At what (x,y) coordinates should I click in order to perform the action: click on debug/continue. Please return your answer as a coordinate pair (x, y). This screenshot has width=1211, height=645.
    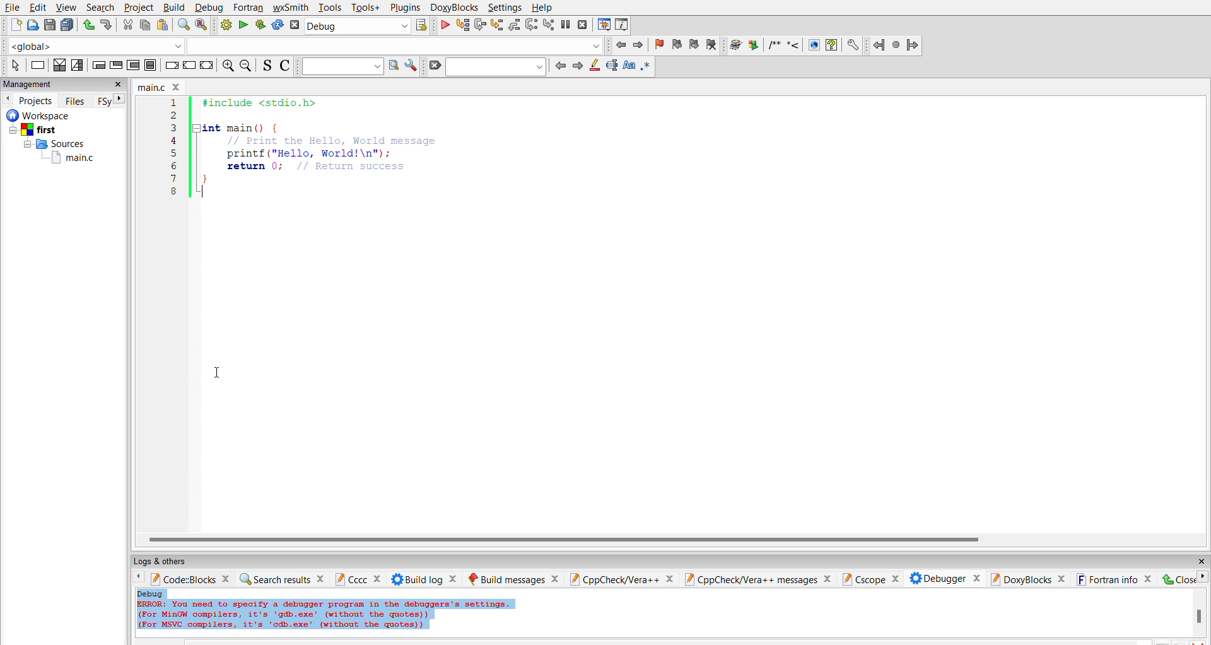
    Looking at the image, I should click on (447, 25).